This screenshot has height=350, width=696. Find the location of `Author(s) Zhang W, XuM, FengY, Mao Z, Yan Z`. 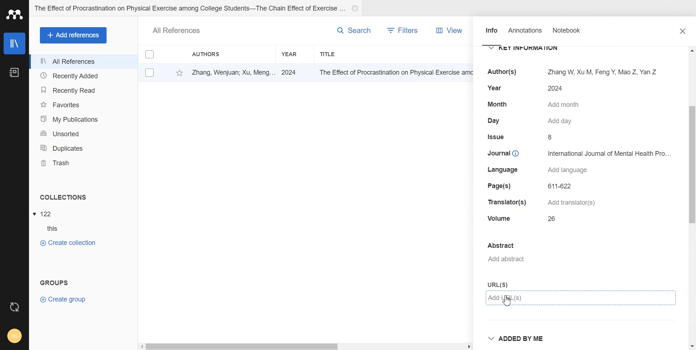

Author(s) Zhang W, XuM, FengY, Mao Z, Yan Z is located at coordinates (569, 71).